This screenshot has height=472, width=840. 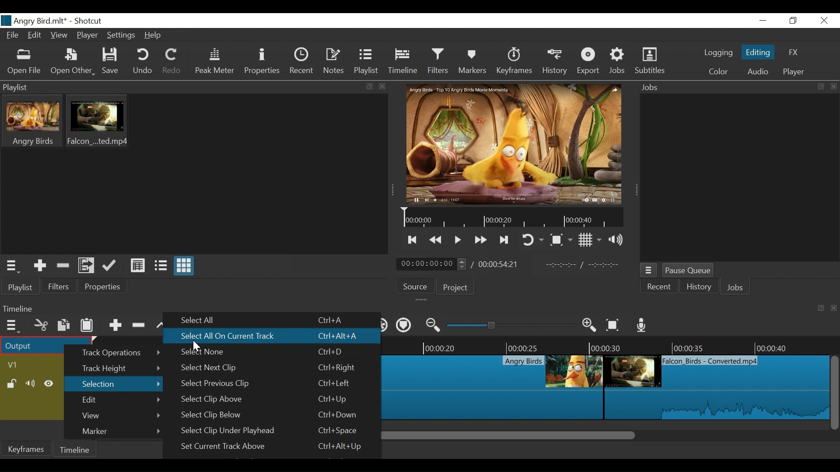 I want to click on Project Name, so click(x=33, y=21).